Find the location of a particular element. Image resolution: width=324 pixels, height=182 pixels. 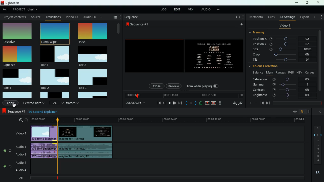

dissolve is located at coordinates (17, 34).